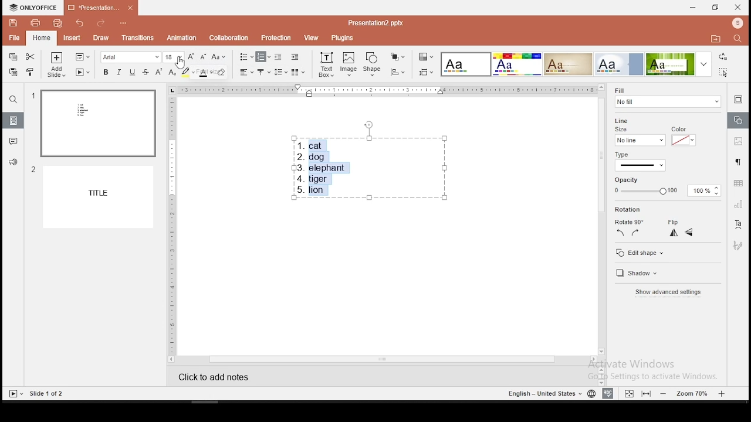 This screenshot has height=422, width=751. What do you see at coordinates (221, 375) in the screenshot?
I see `click to add notes` at bounding box center [221, 375].